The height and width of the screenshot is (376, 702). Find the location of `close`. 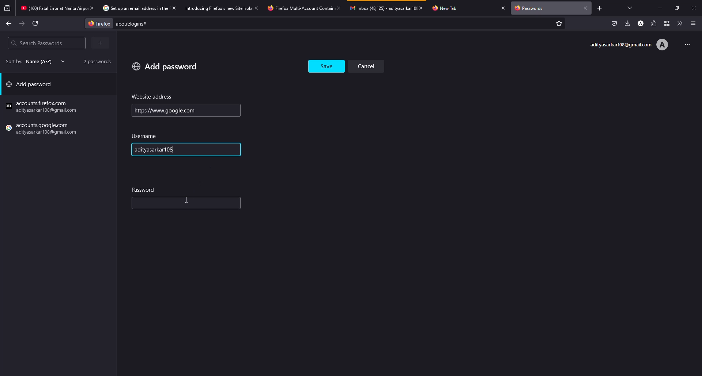

close is located at coordinates (586, 7).